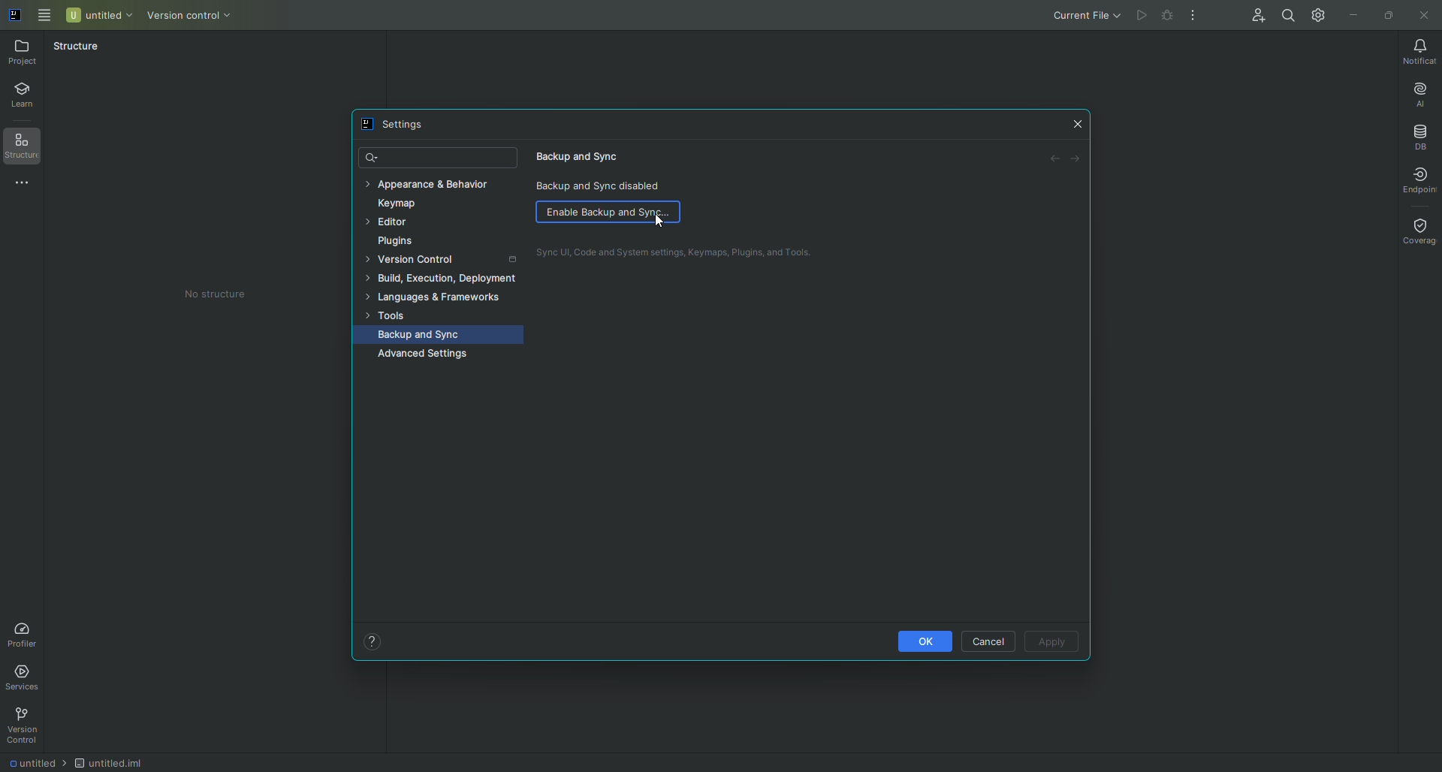 The width and height of the screenshot is (1442, 772). What do you see at coordinates (925, 641) in the screenshot?
I see `OK` at bounding box center [925, 641].